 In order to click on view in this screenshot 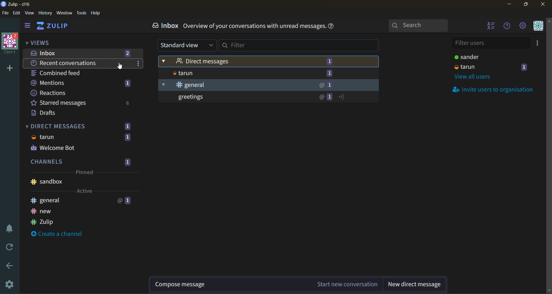, I will do `click(30, 12)`.